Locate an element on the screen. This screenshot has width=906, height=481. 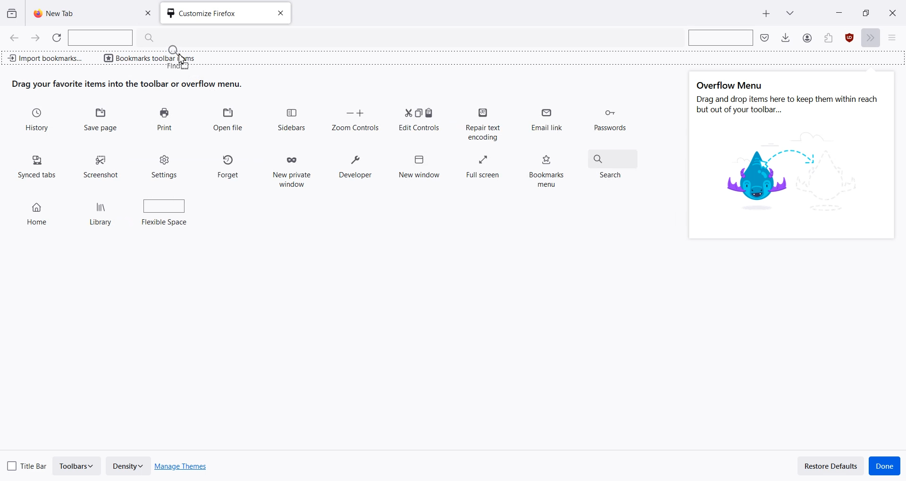
New Tab is located at coordinates (80, 14).